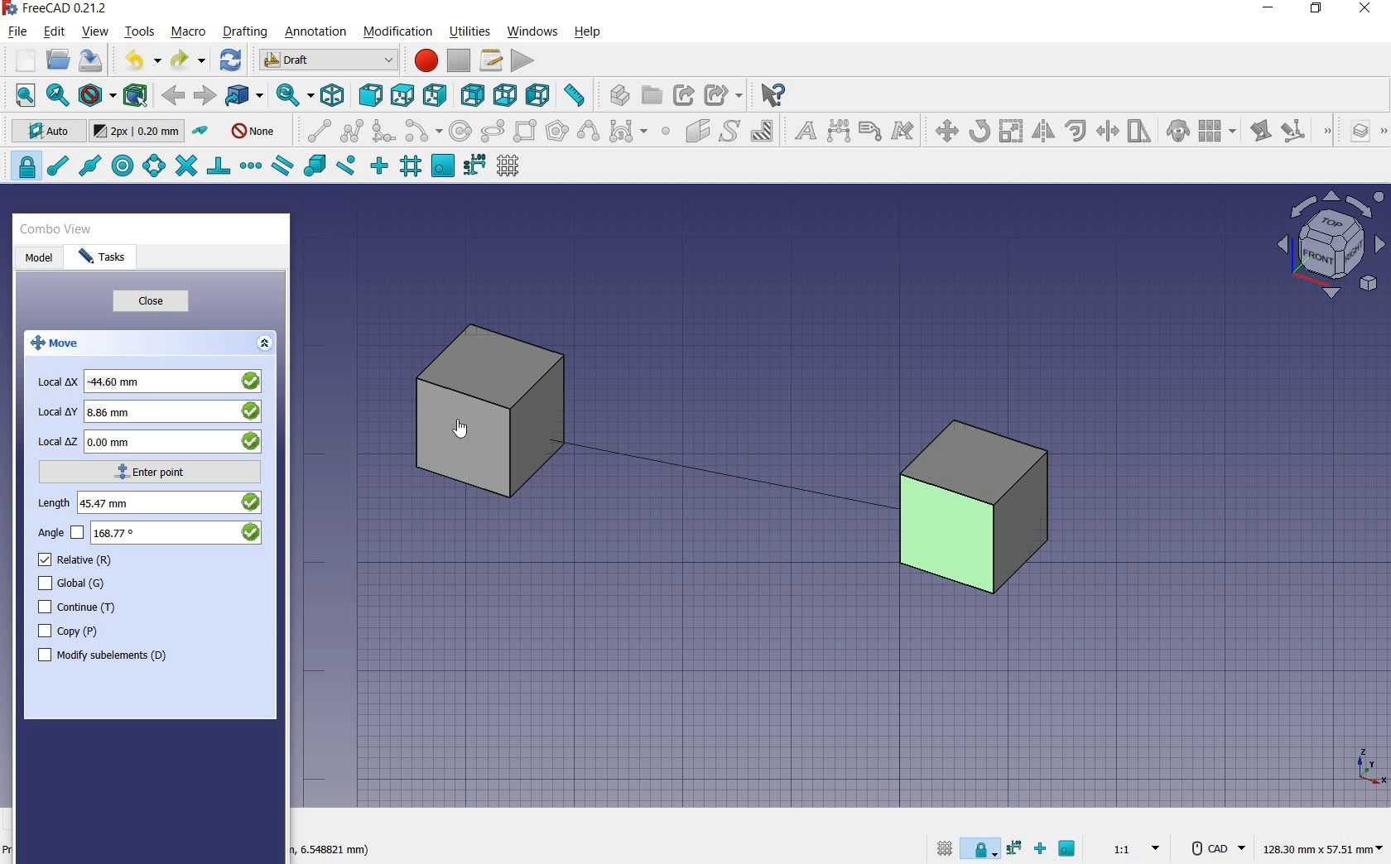  I want to click on rotate, so click(981, 130).